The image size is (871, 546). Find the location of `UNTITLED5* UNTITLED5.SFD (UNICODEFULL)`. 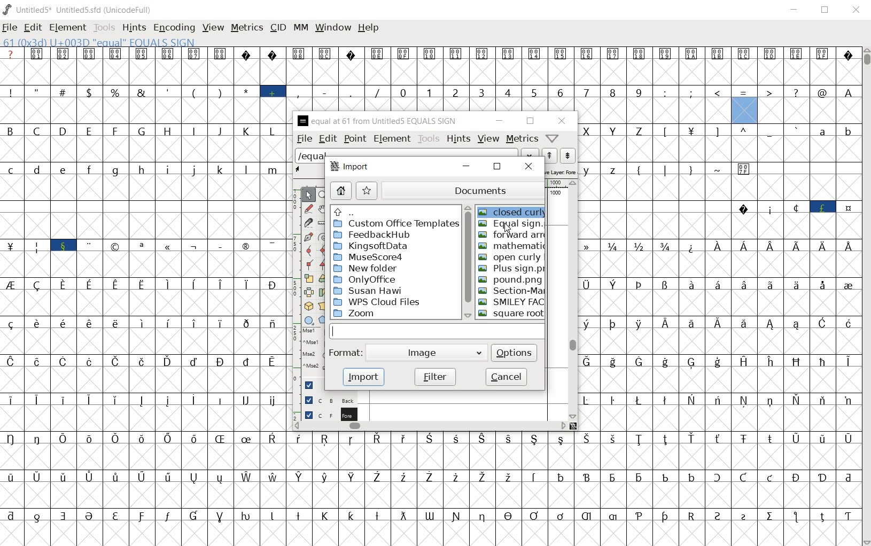

UNTITLED5* UNTITLED5.SFD (UNICODEFULL) is located at coordinates (80, 9).